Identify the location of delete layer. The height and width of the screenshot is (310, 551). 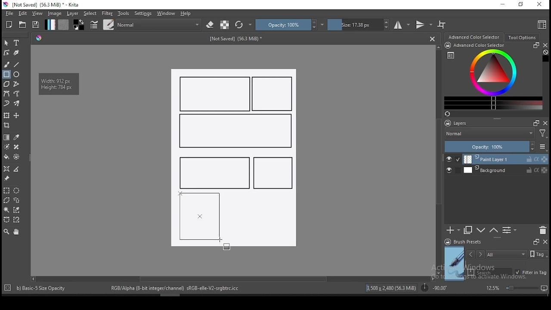
(542, 231).